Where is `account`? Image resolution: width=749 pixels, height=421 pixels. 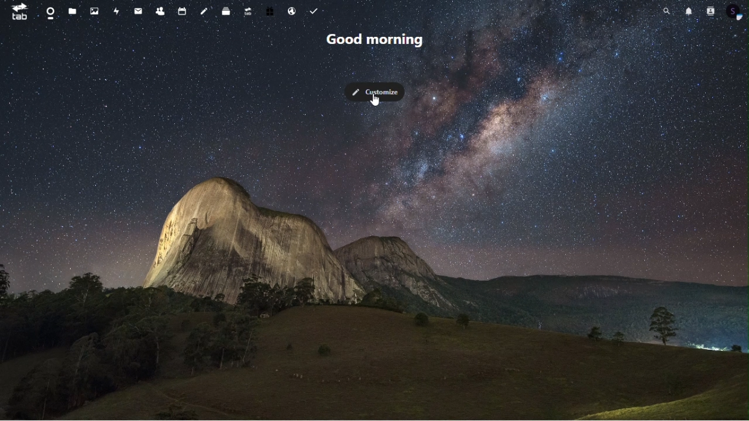
account is located at coordinates (736, 11).